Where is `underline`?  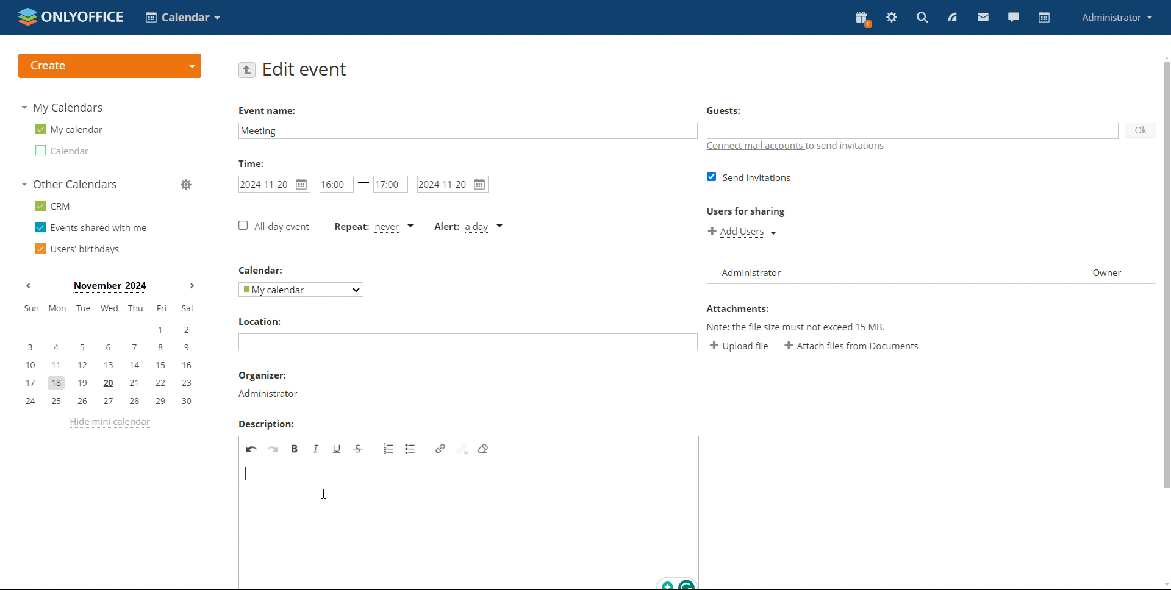
underline is located at coordinates (337, 449).